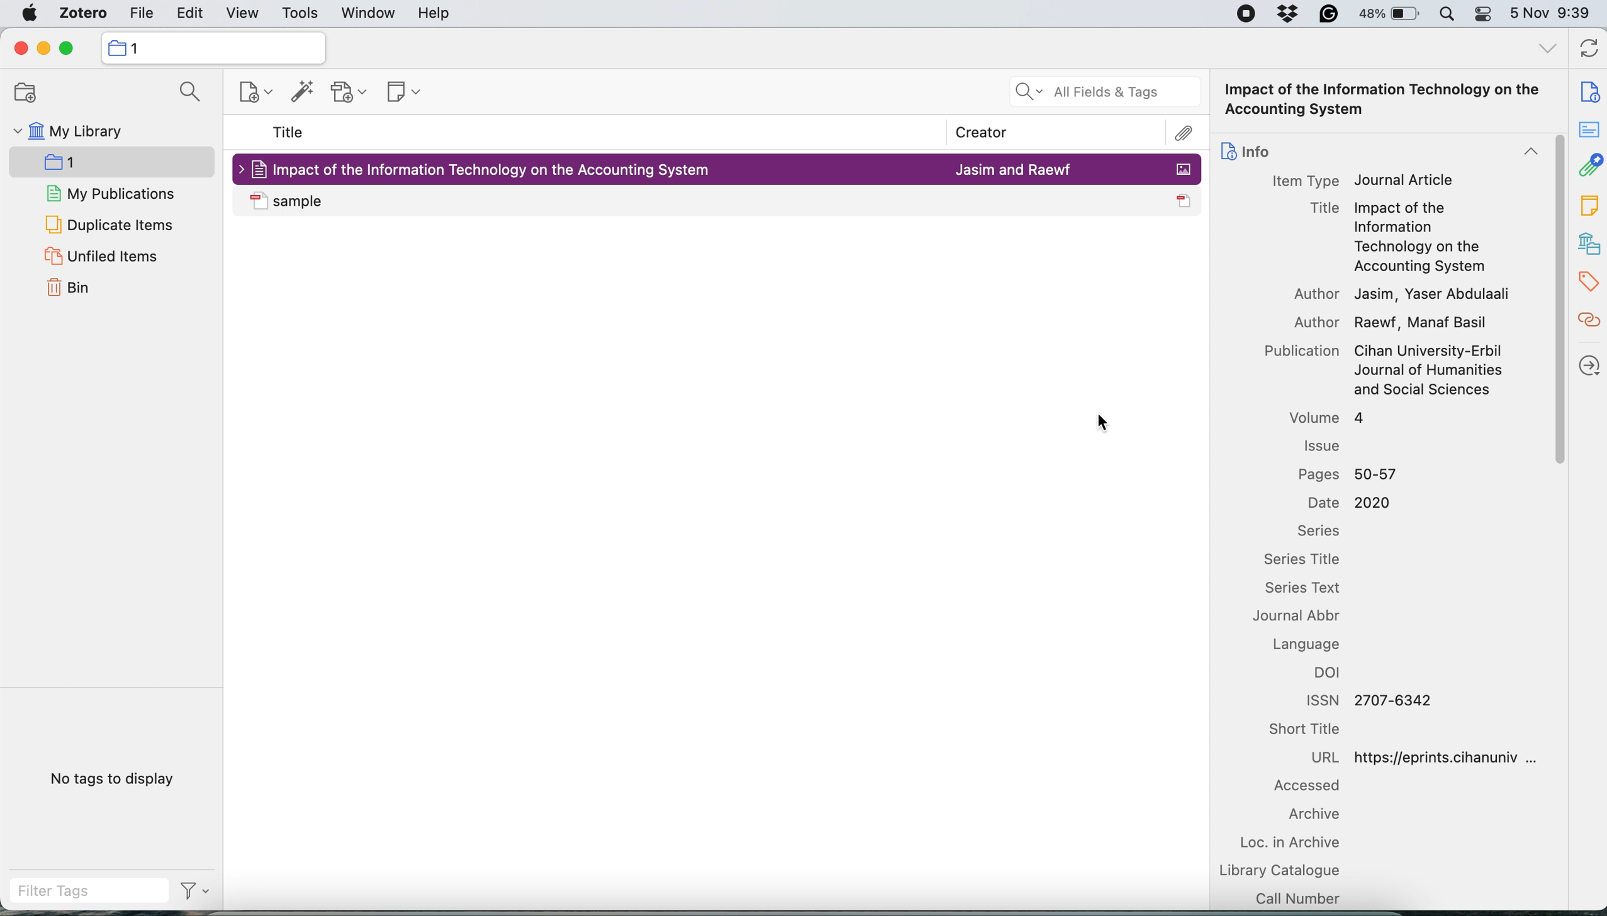  Describe the element at coordinates (28, 14) in the screenshot. I see `system logo` at that location.